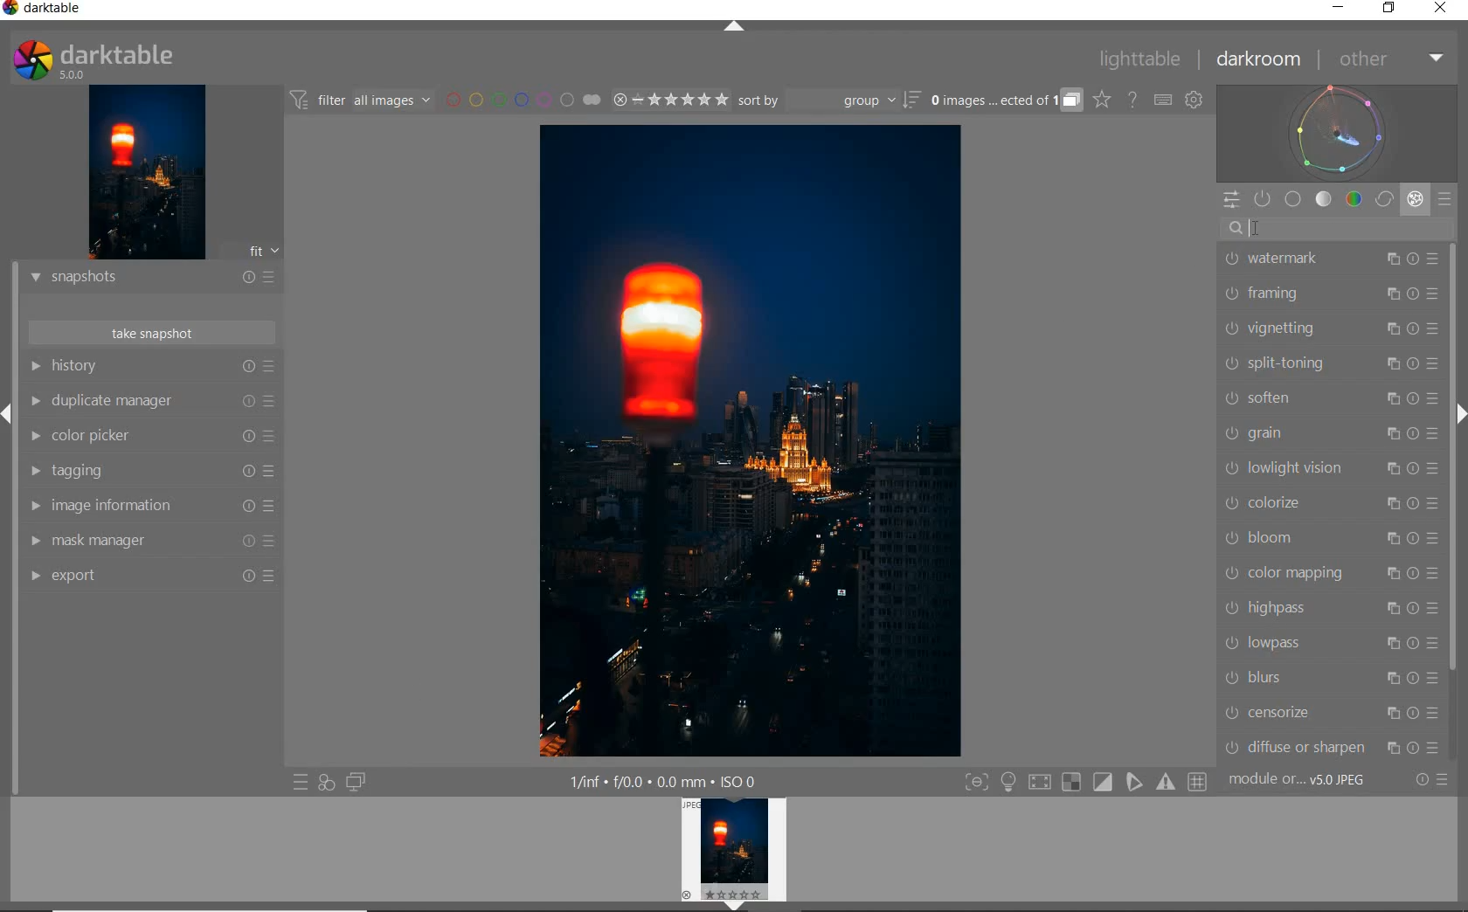 The image size is (1468, 912). I want to click on Preset and reset, so click(1432, 642).